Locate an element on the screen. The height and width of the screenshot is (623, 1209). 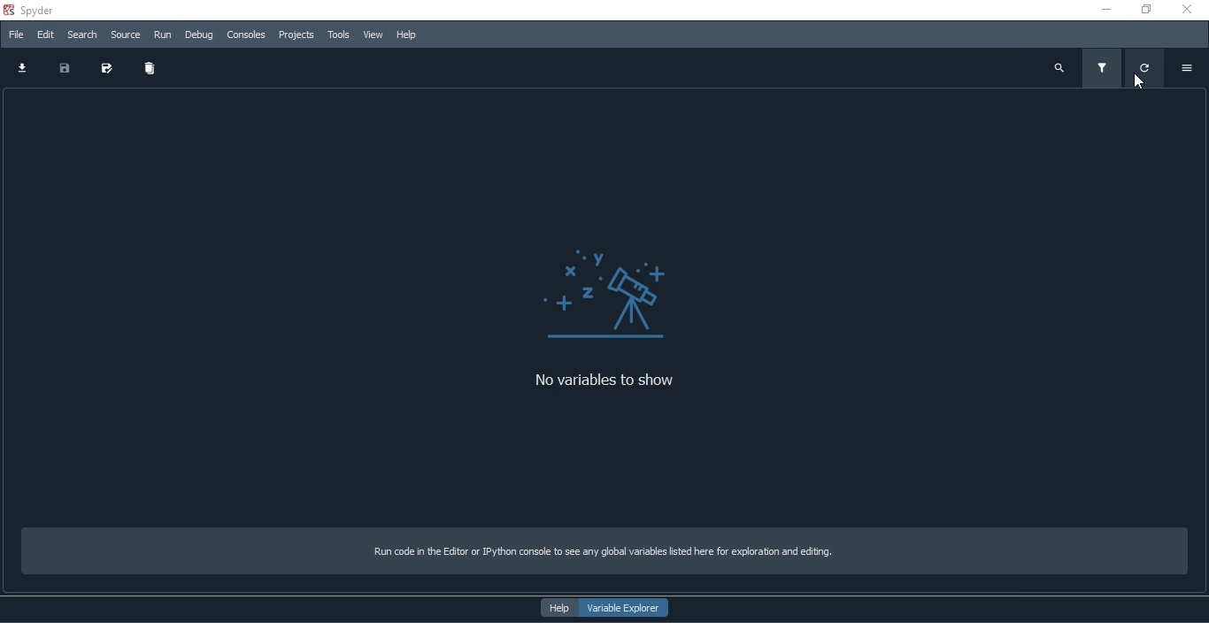
Debug is located at coordinates (199, 35).